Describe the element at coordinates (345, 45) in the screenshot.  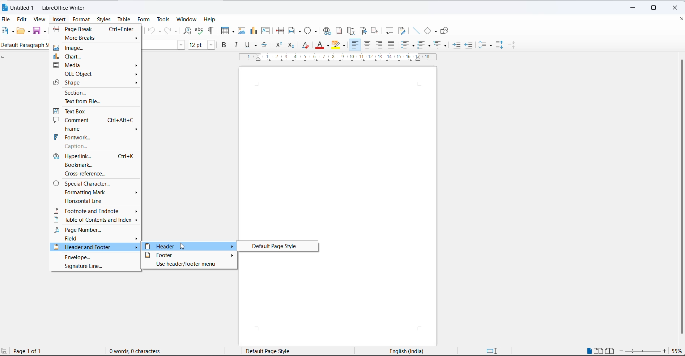
I see `character highlighting options` at that location.